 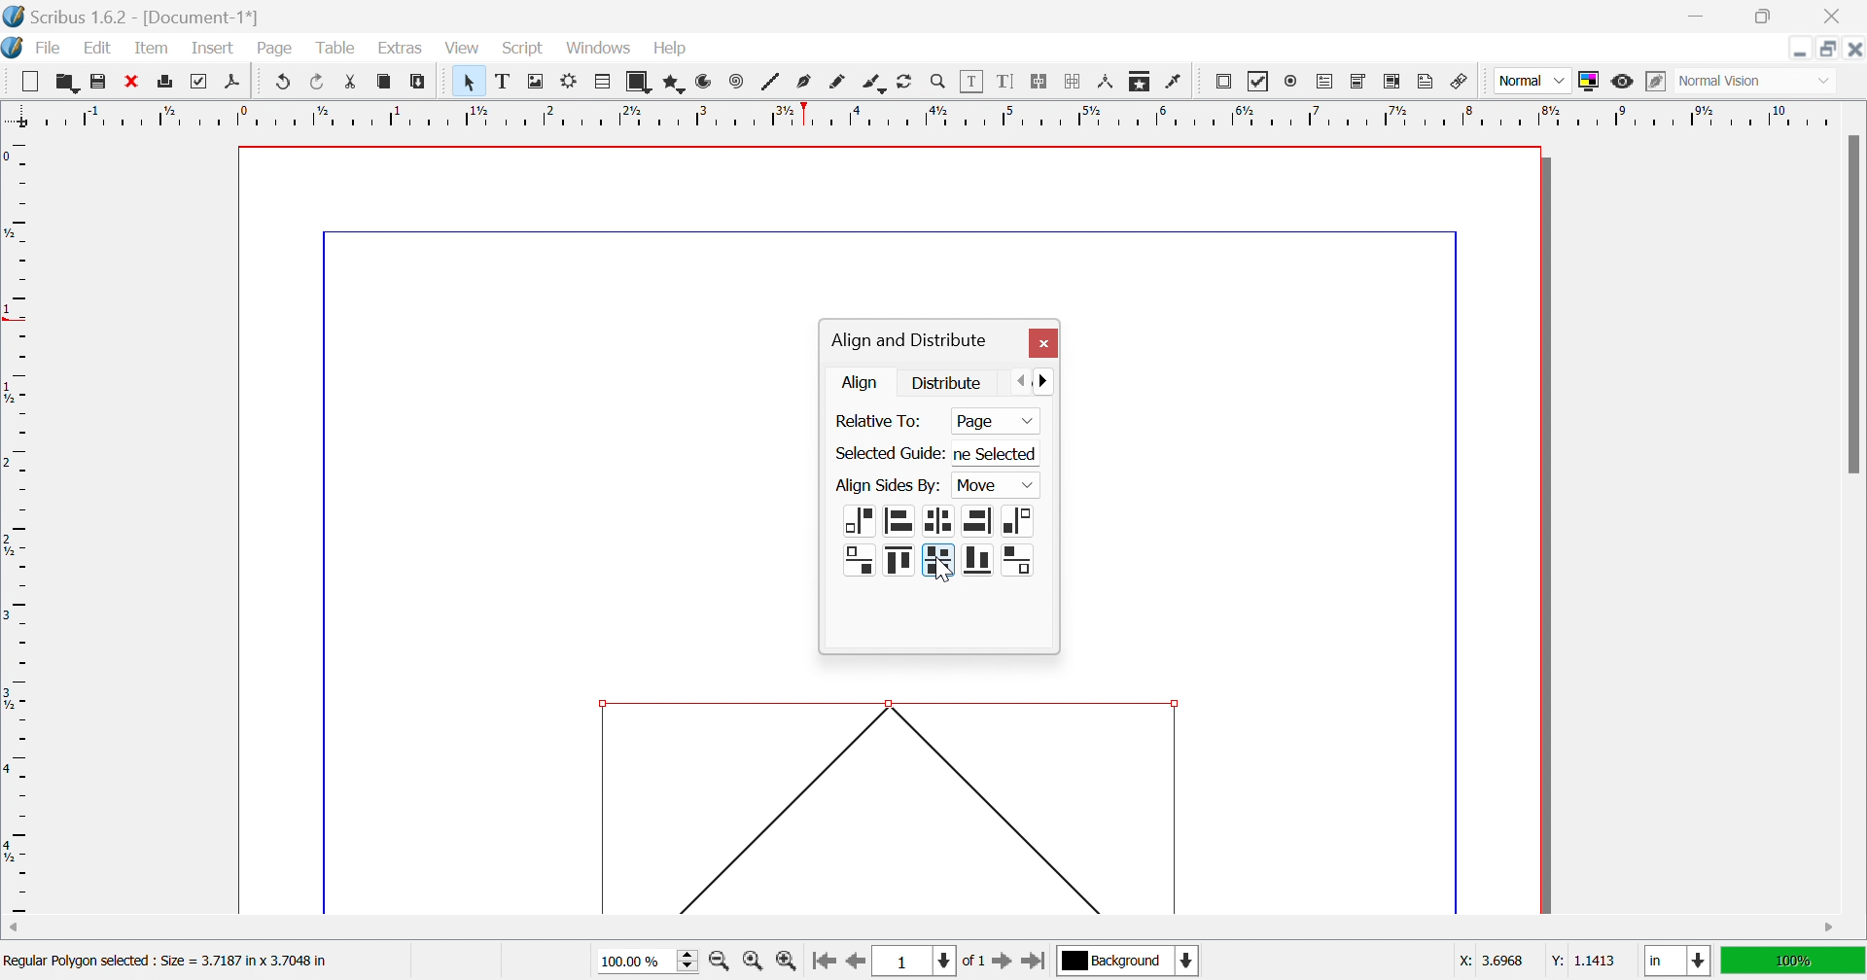 I want to click on Align Sides By:, so click(x=888, y=486).